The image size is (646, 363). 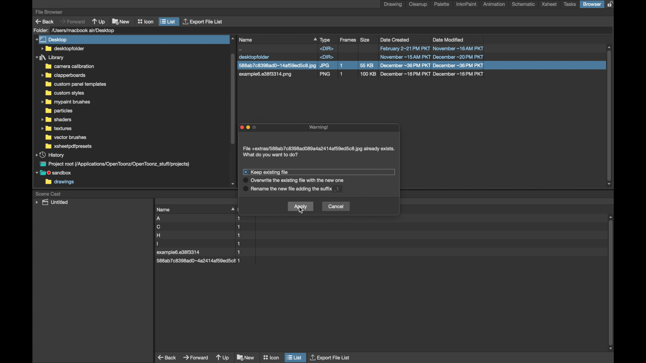 I want to click on scroll box, so click(x=612, y=283).